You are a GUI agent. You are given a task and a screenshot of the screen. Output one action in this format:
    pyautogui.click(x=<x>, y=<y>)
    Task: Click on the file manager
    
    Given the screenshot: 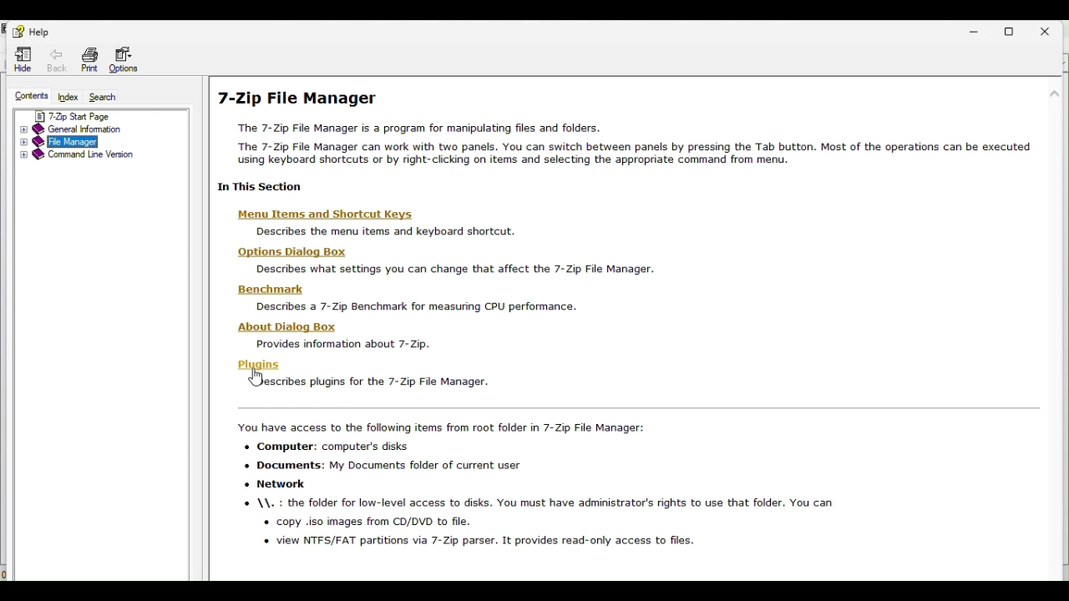 What is the action you would take?
    pyautogui.click(x=99, y=143)
    